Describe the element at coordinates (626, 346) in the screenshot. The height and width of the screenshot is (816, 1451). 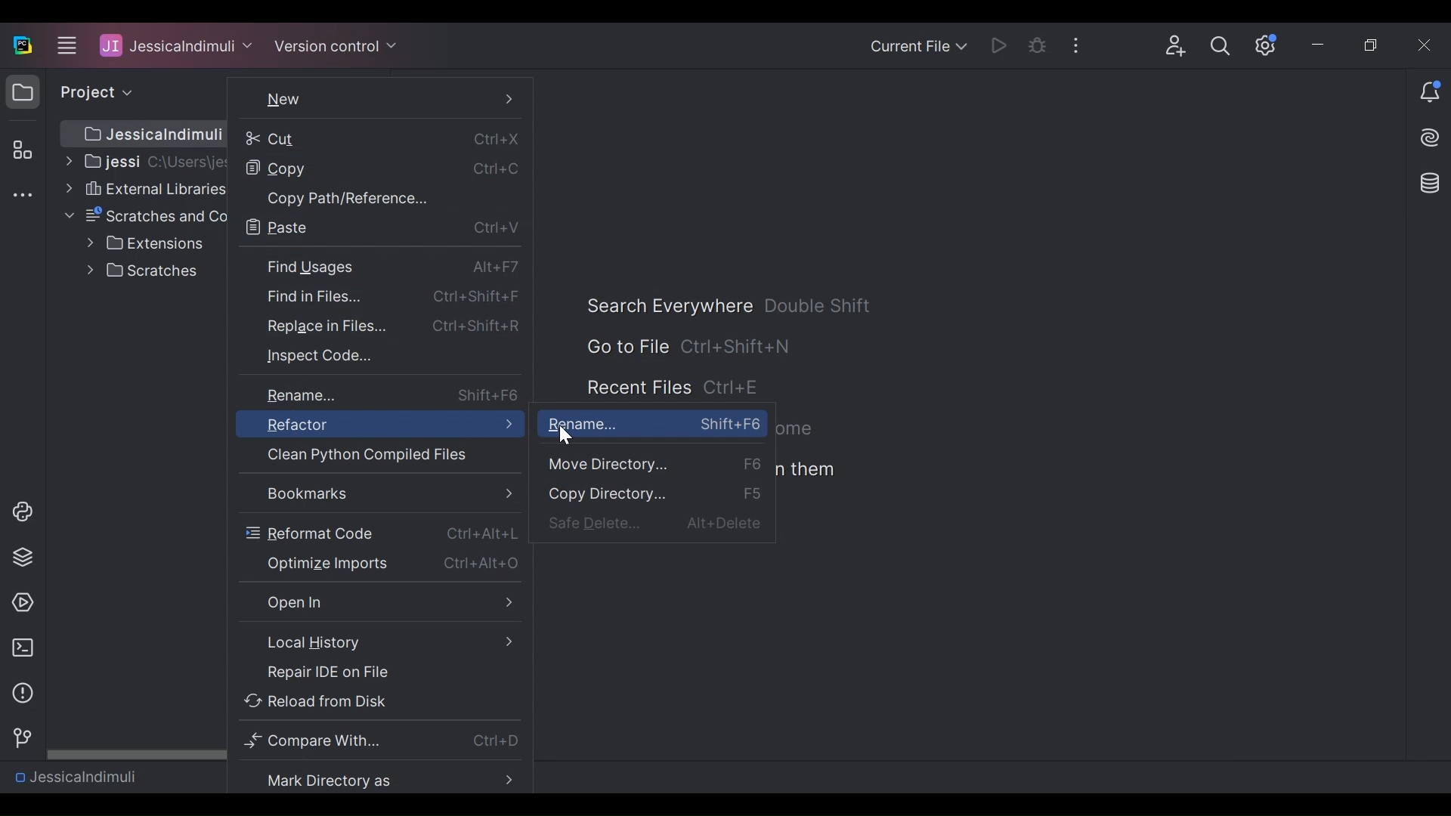
I see `Go To files` at that location.